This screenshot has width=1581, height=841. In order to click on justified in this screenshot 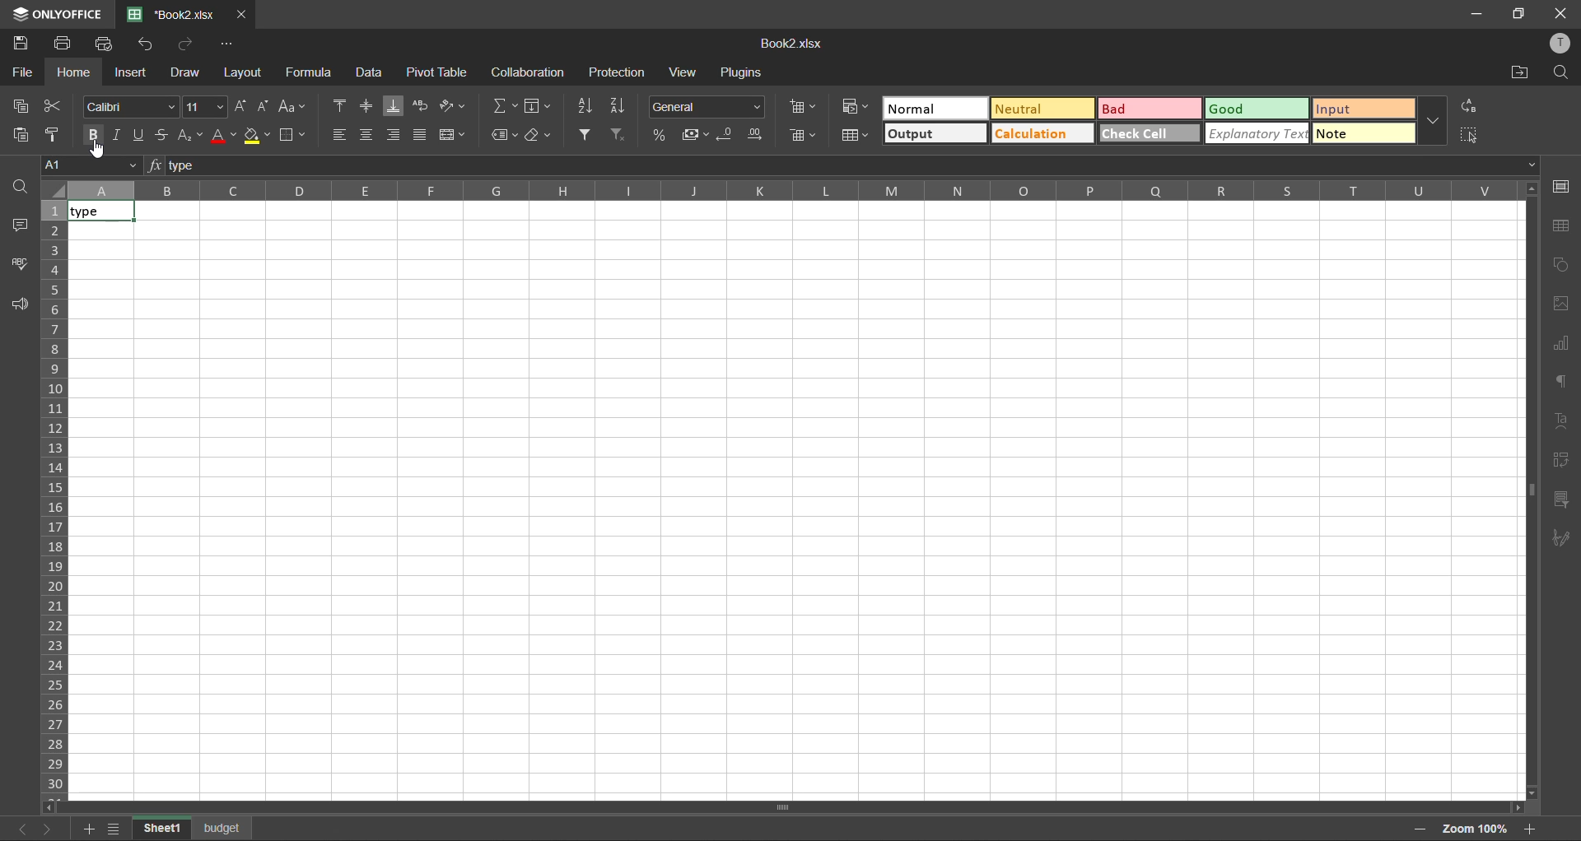, I will do `click(422, 134)`.